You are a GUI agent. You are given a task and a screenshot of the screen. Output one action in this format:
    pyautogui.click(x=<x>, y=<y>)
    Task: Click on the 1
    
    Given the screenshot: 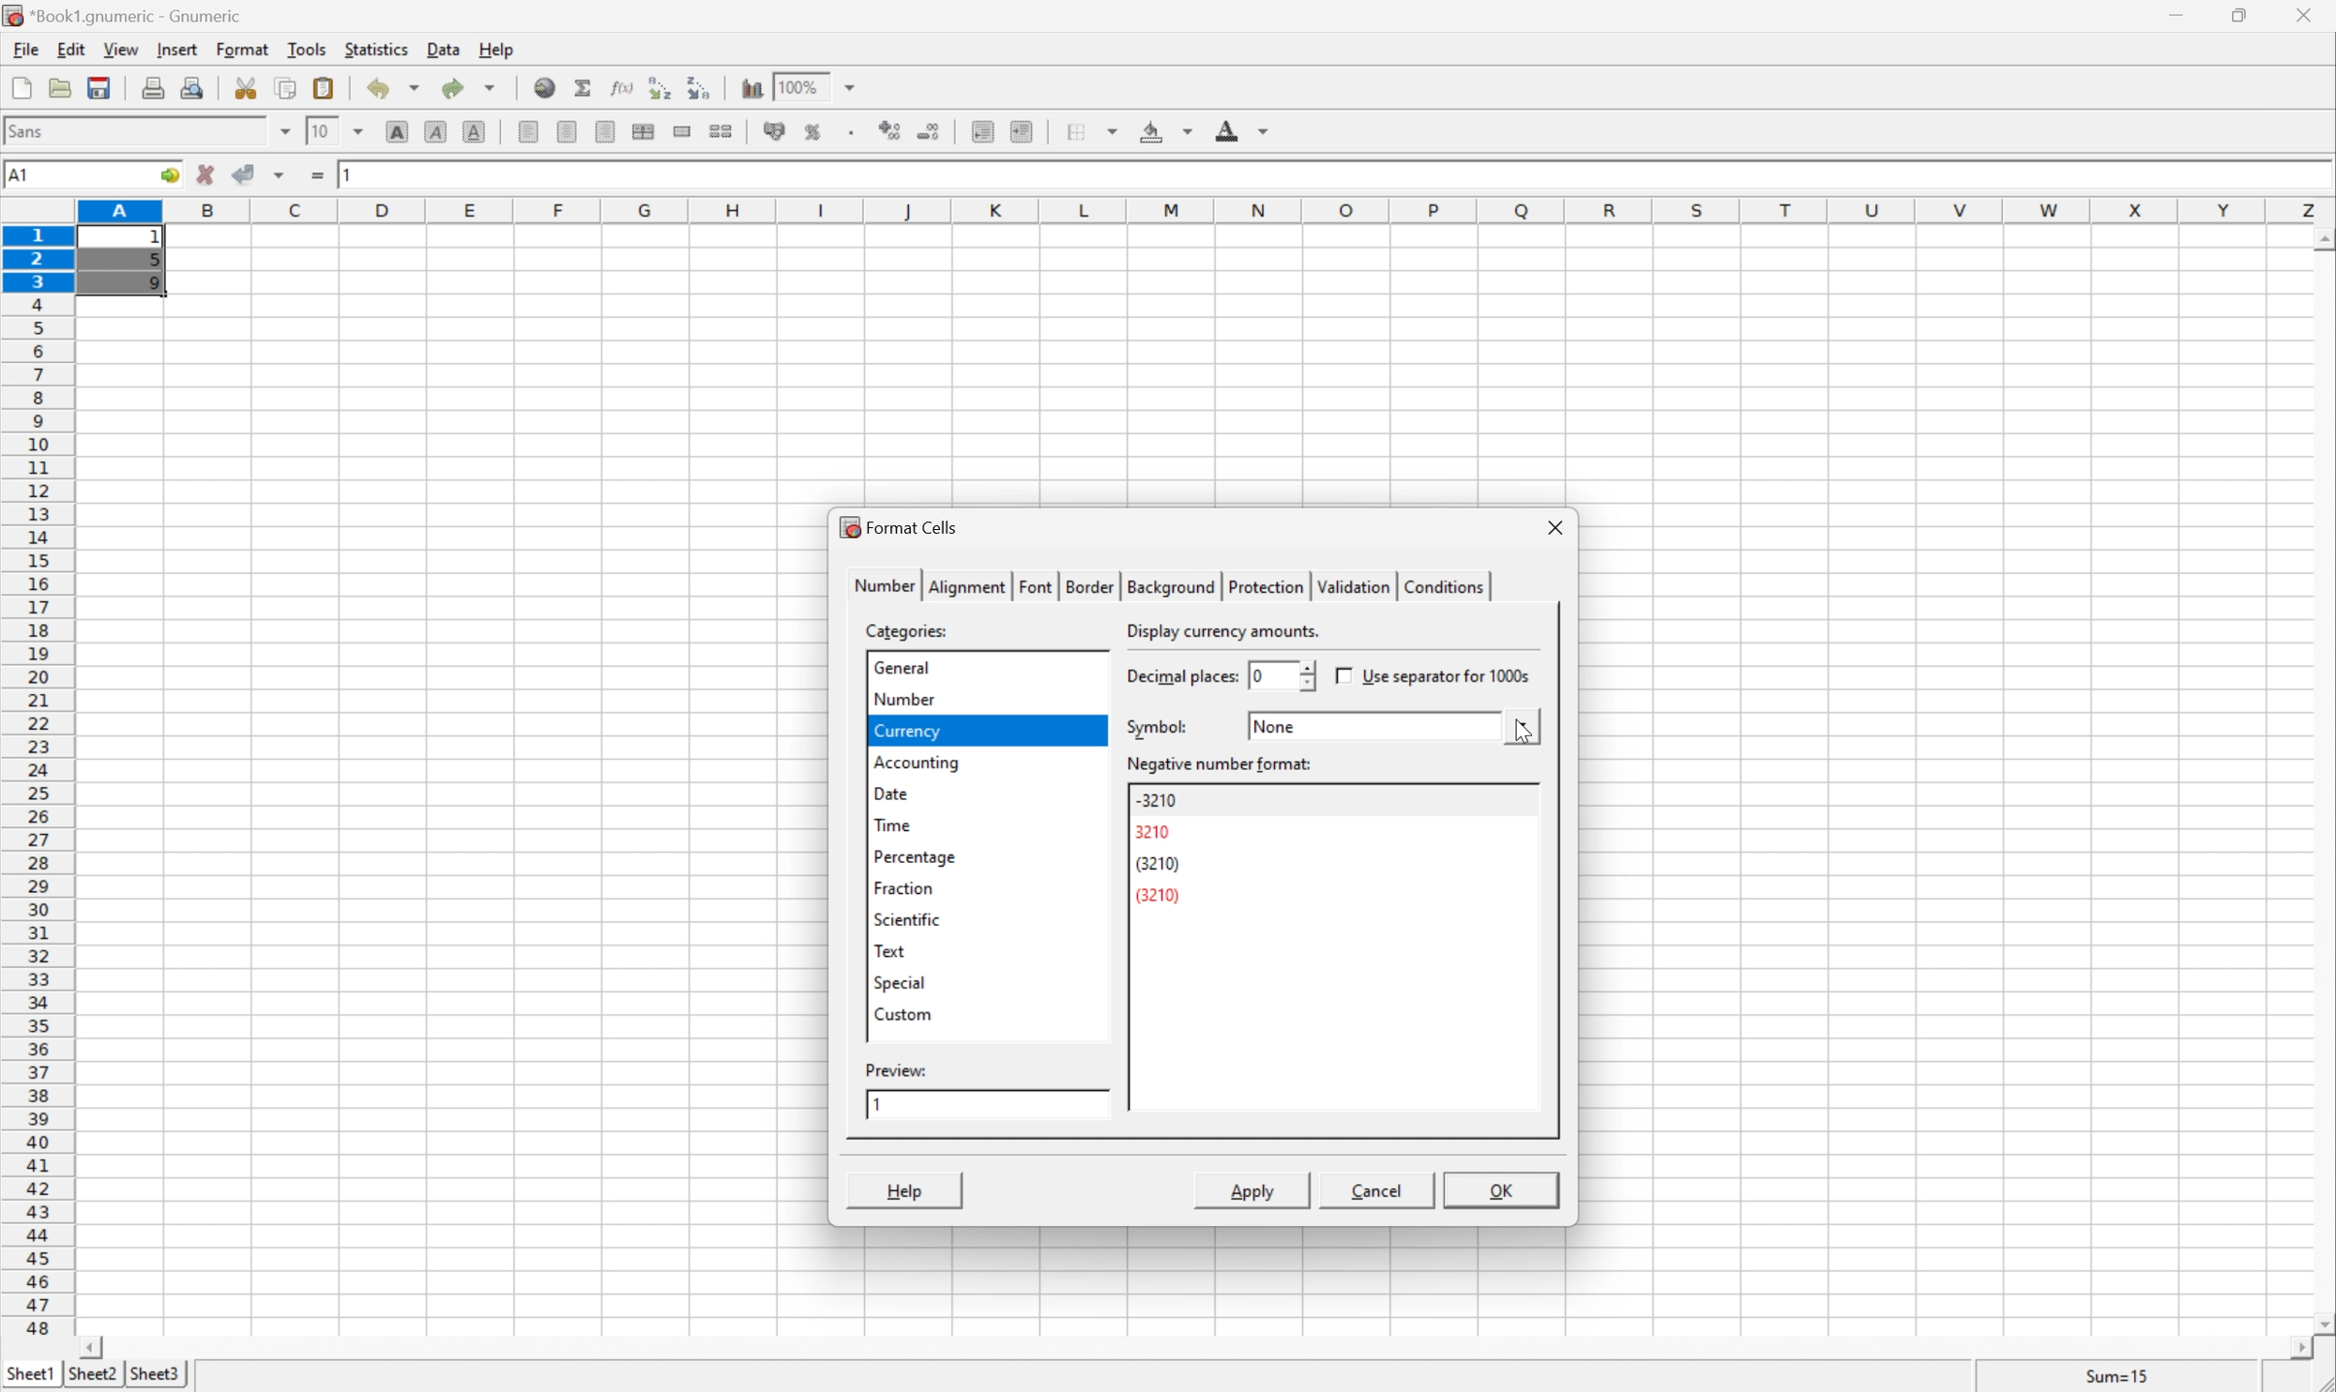 What is the action you would take?
    pyautogui.click(x=159, y=238)
    